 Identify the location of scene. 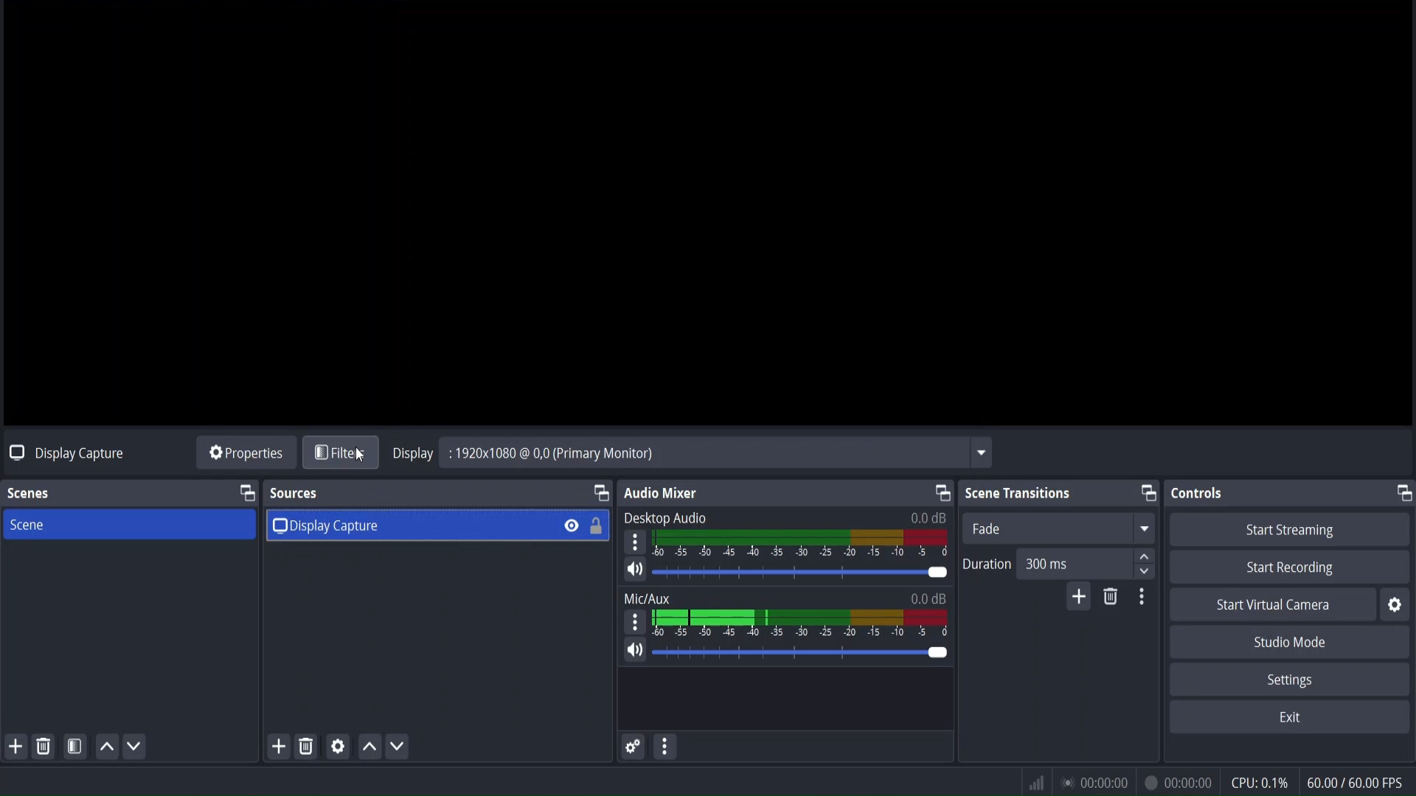
(27, 526).